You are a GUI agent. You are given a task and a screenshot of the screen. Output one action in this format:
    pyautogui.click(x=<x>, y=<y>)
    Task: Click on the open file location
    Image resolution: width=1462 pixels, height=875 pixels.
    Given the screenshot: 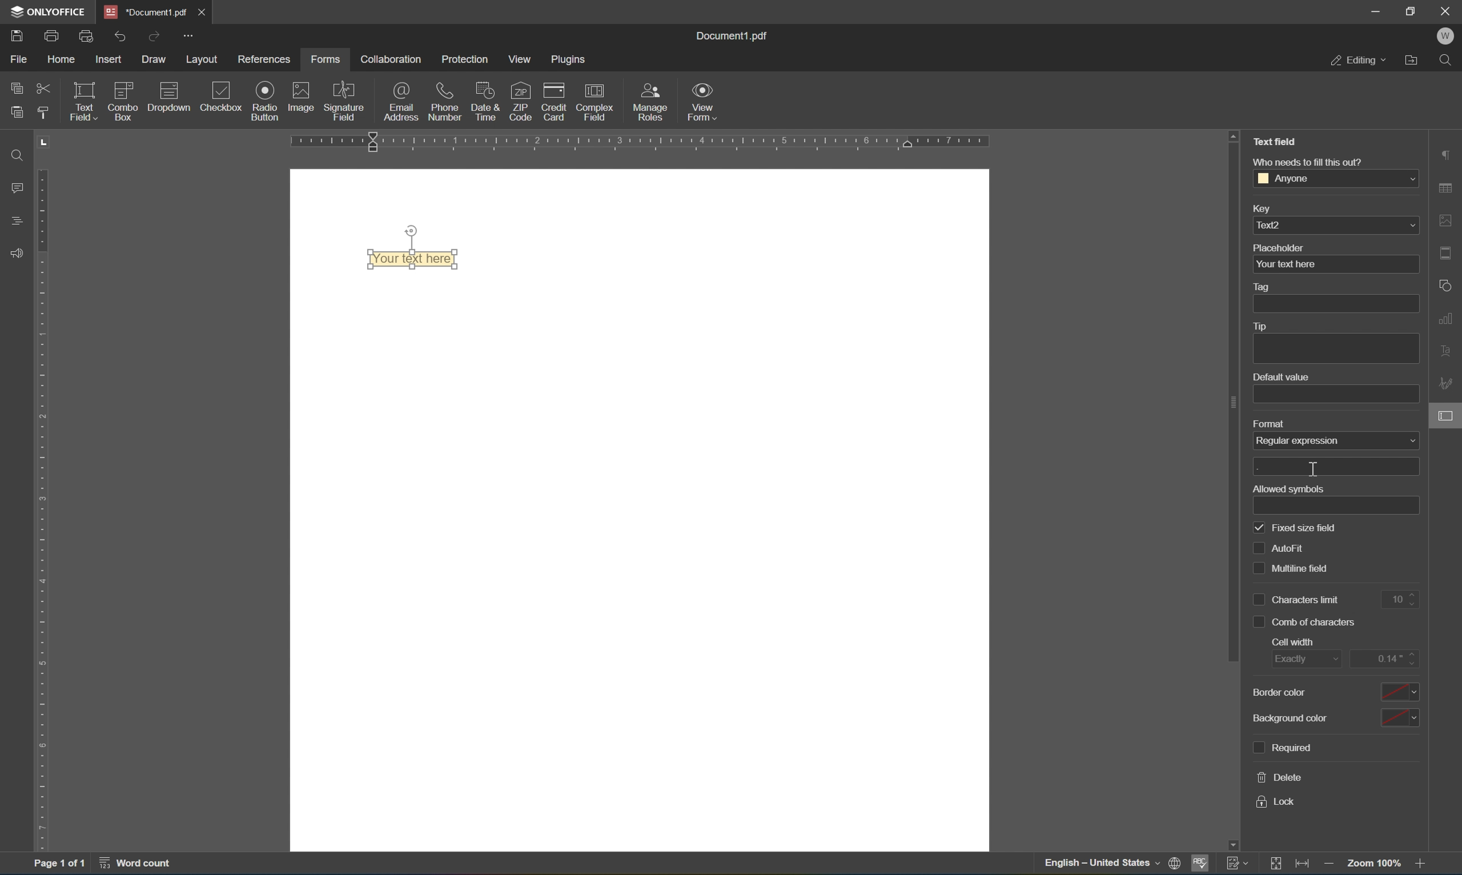 What is the action you would take?
    pyautogui.click(x=1414, y=61)
    